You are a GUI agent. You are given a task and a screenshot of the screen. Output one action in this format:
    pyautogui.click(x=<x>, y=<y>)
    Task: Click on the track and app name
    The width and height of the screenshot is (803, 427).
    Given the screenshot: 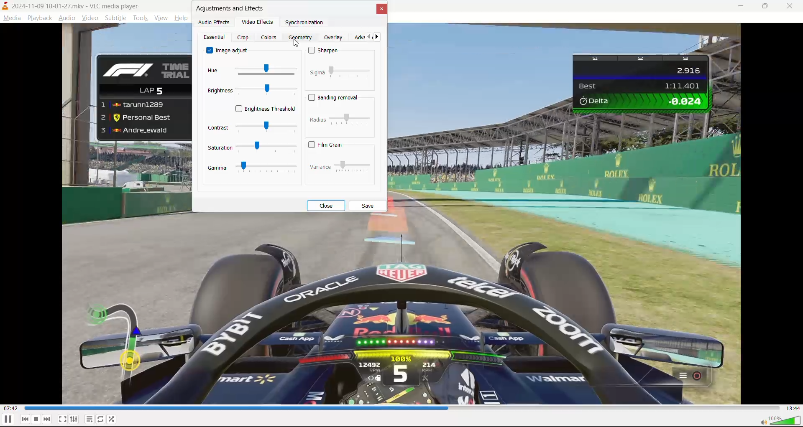 What is the action you would take?
    pyautogui.click(x=72, y=5)
    